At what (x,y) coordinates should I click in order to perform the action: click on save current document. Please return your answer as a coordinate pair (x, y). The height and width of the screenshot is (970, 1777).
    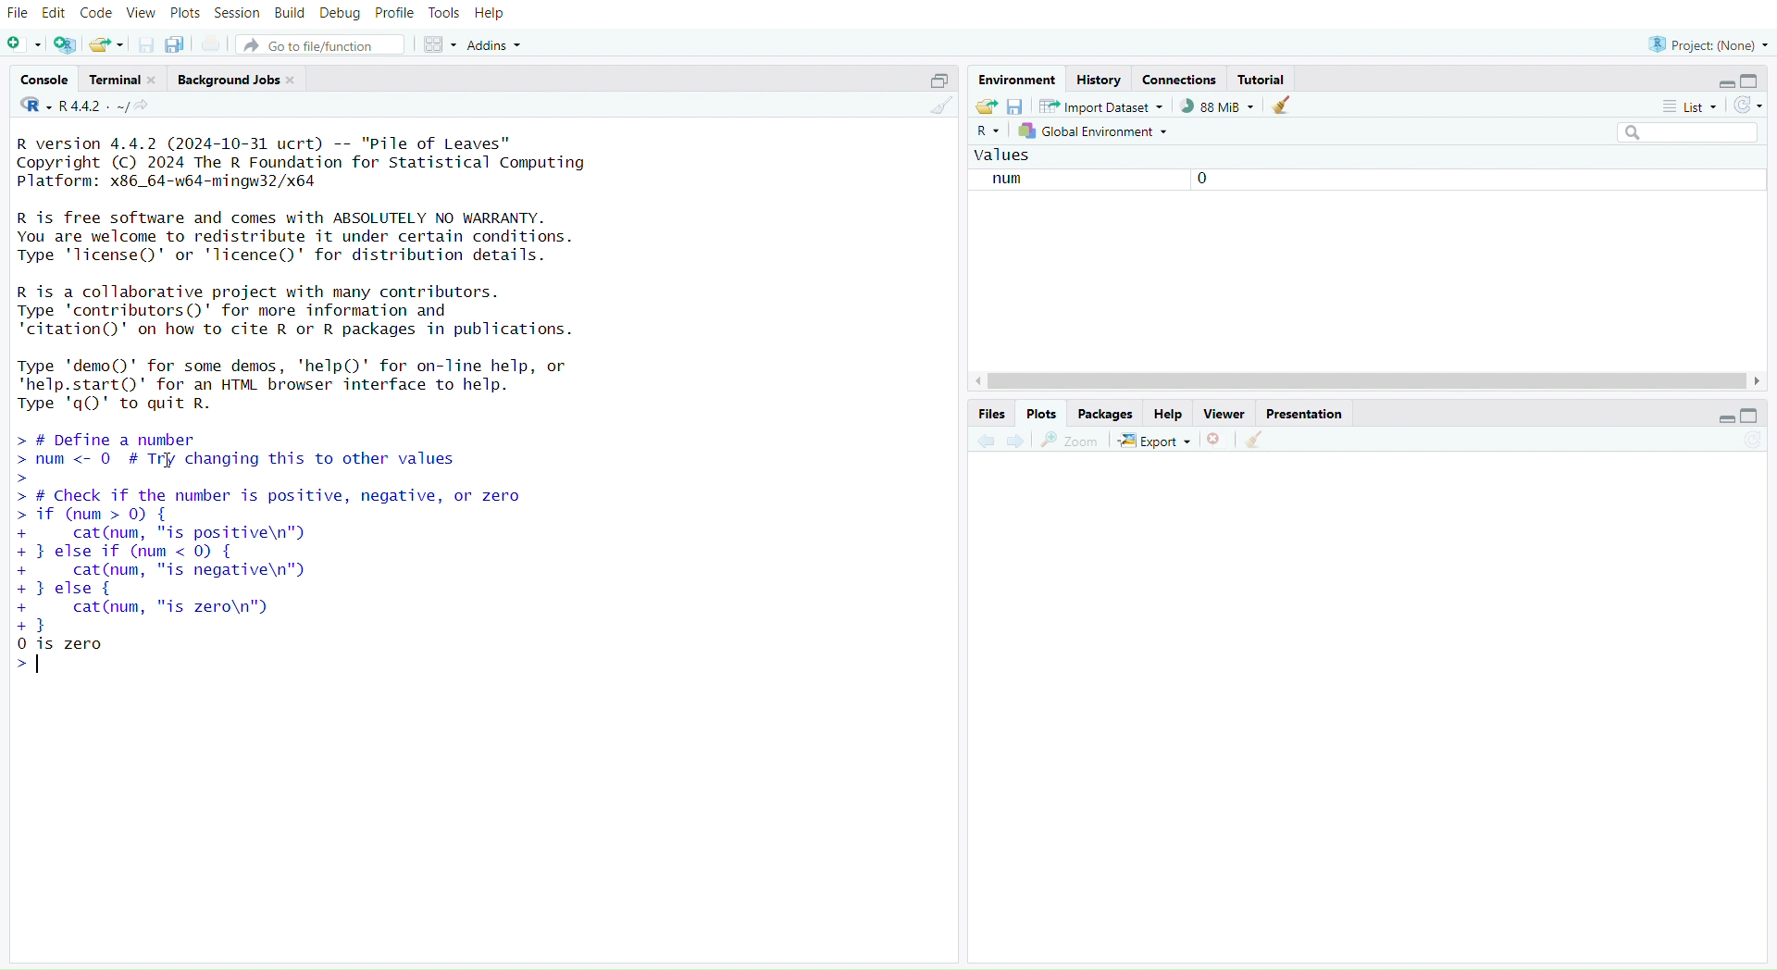
    Looking at the image, I should click on (145, 46).